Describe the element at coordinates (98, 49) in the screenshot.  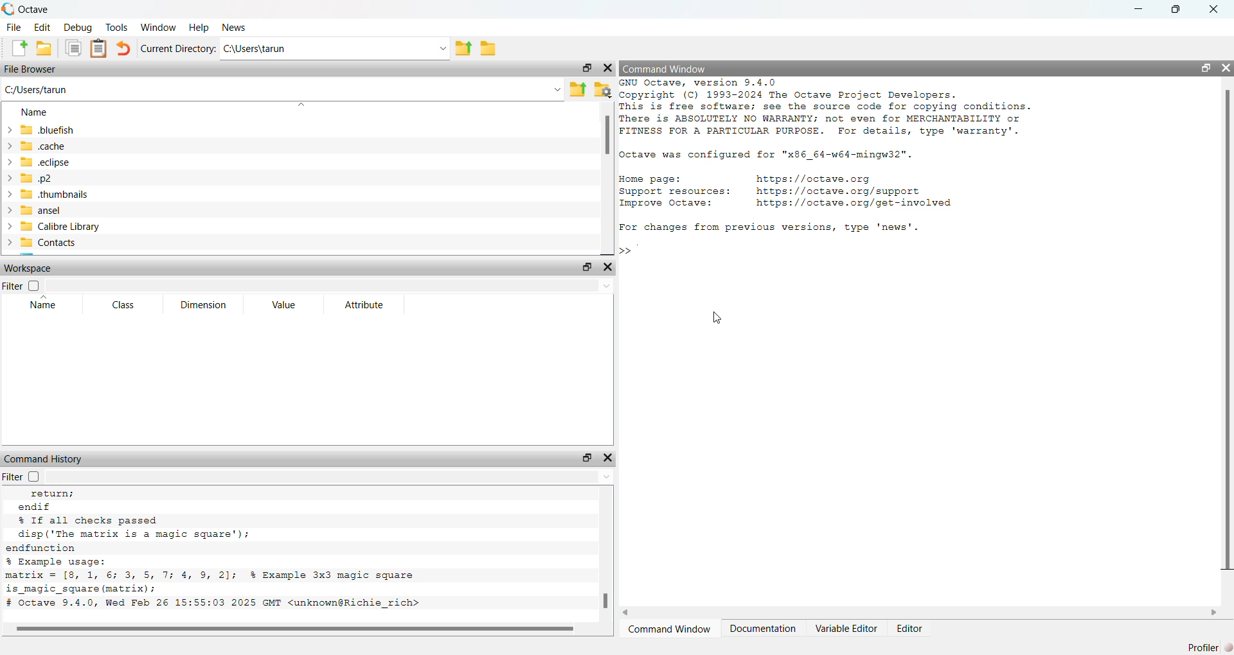
I see `Clipboard` at that location.